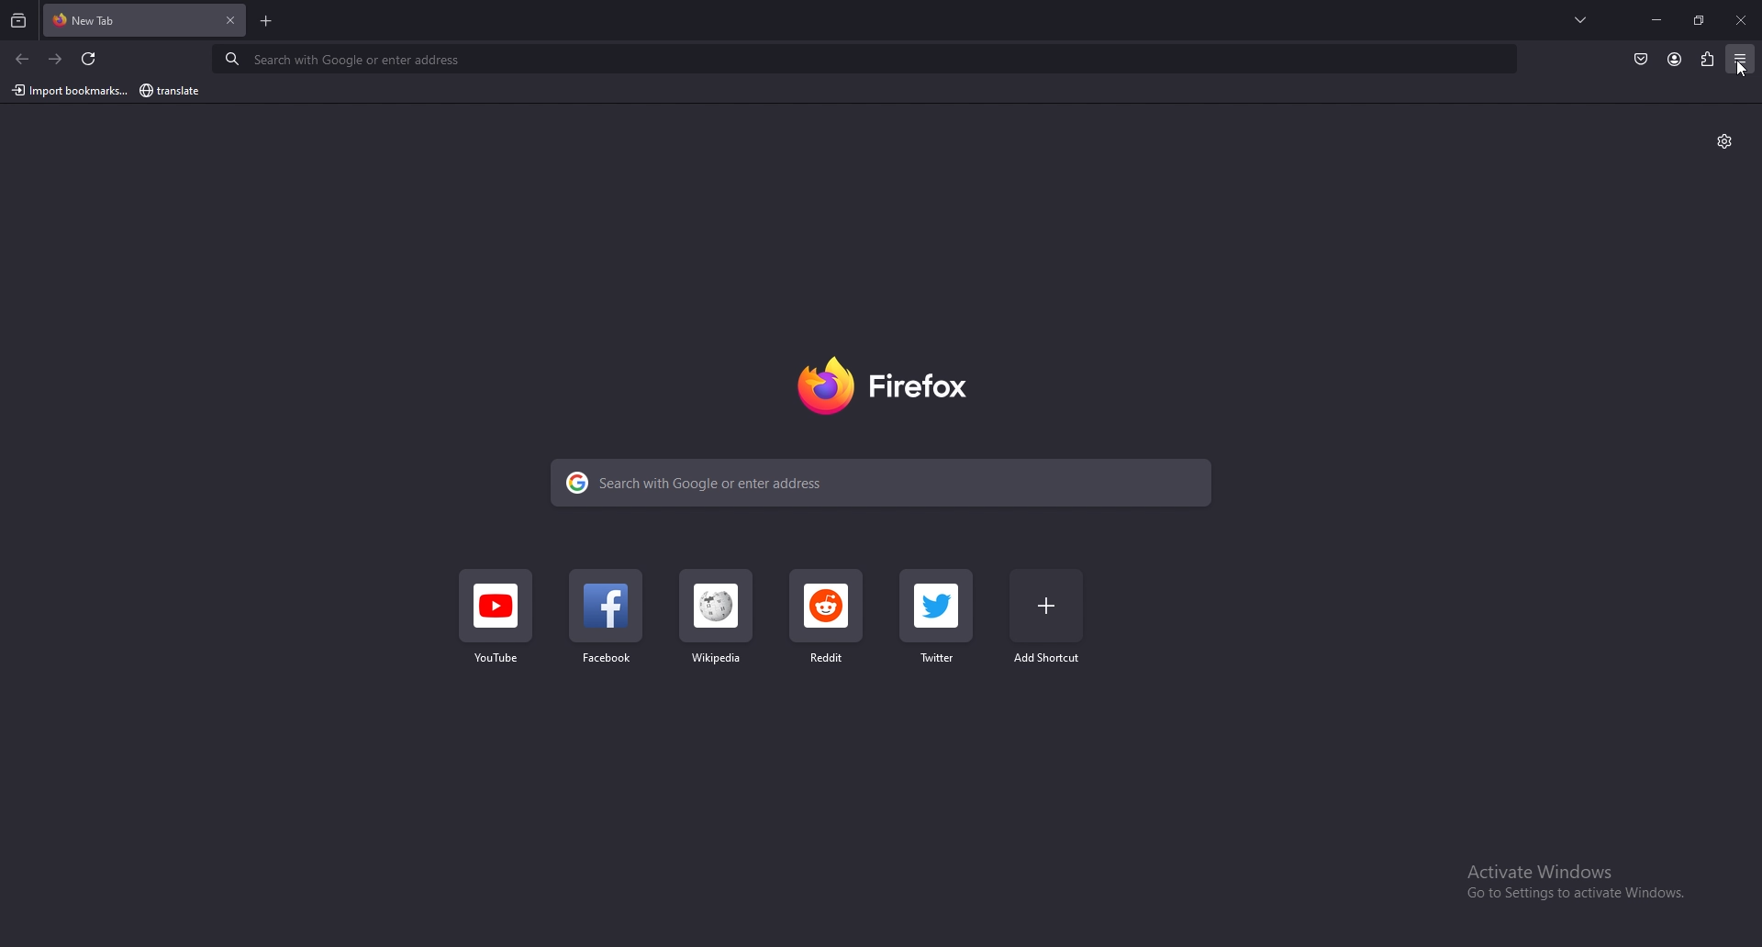 This screenshot has width=1762, height=947. What do you see at coordinates (1746, 74) in the screenshot?
I see `cursor` at bounding box center [1746, 74].